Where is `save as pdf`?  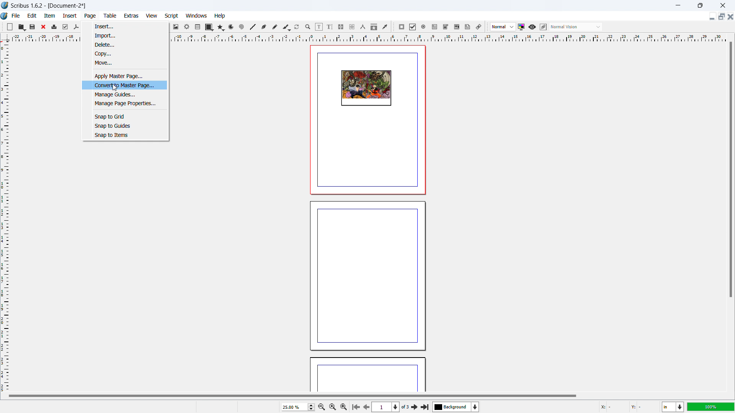 save as pdf is located at coordinates (76, 27).